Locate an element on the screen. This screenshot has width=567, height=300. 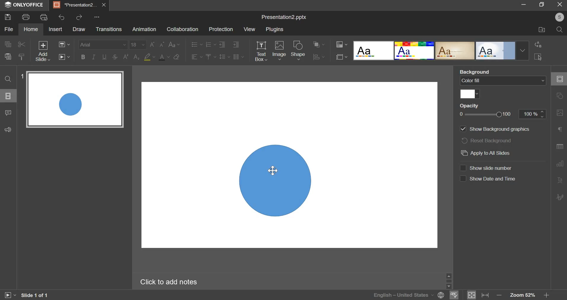
draw is located at coordinates (79, 29).